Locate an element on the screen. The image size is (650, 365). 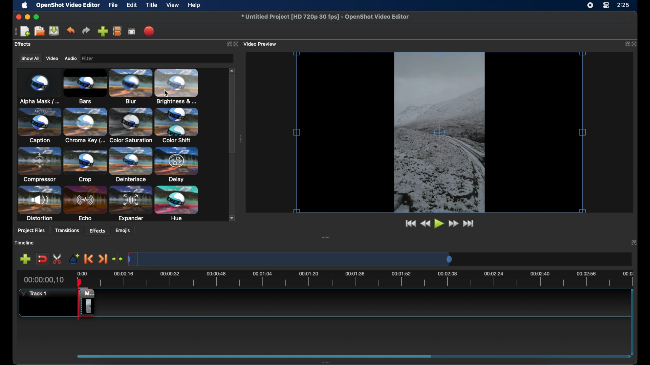
echo is located at coordinates (85, 203).